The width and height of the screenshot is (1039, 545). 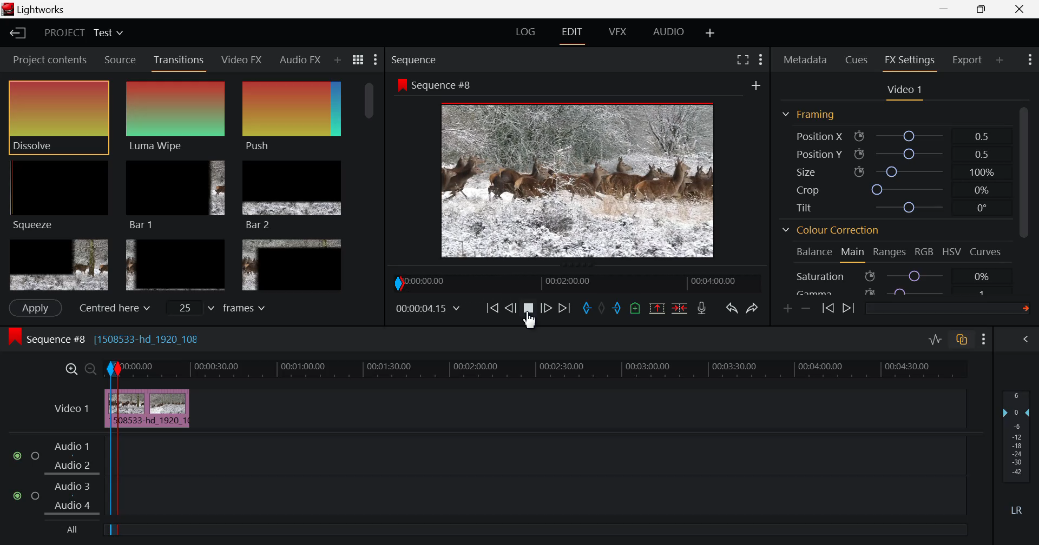 I want to click on EDIT Tab Open, so click(x=574, y=32).